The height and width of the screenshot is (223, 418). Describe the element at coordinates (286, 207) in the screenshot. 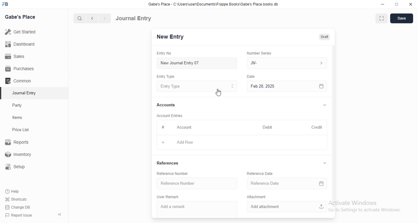

I see `Add attachment` at that location.